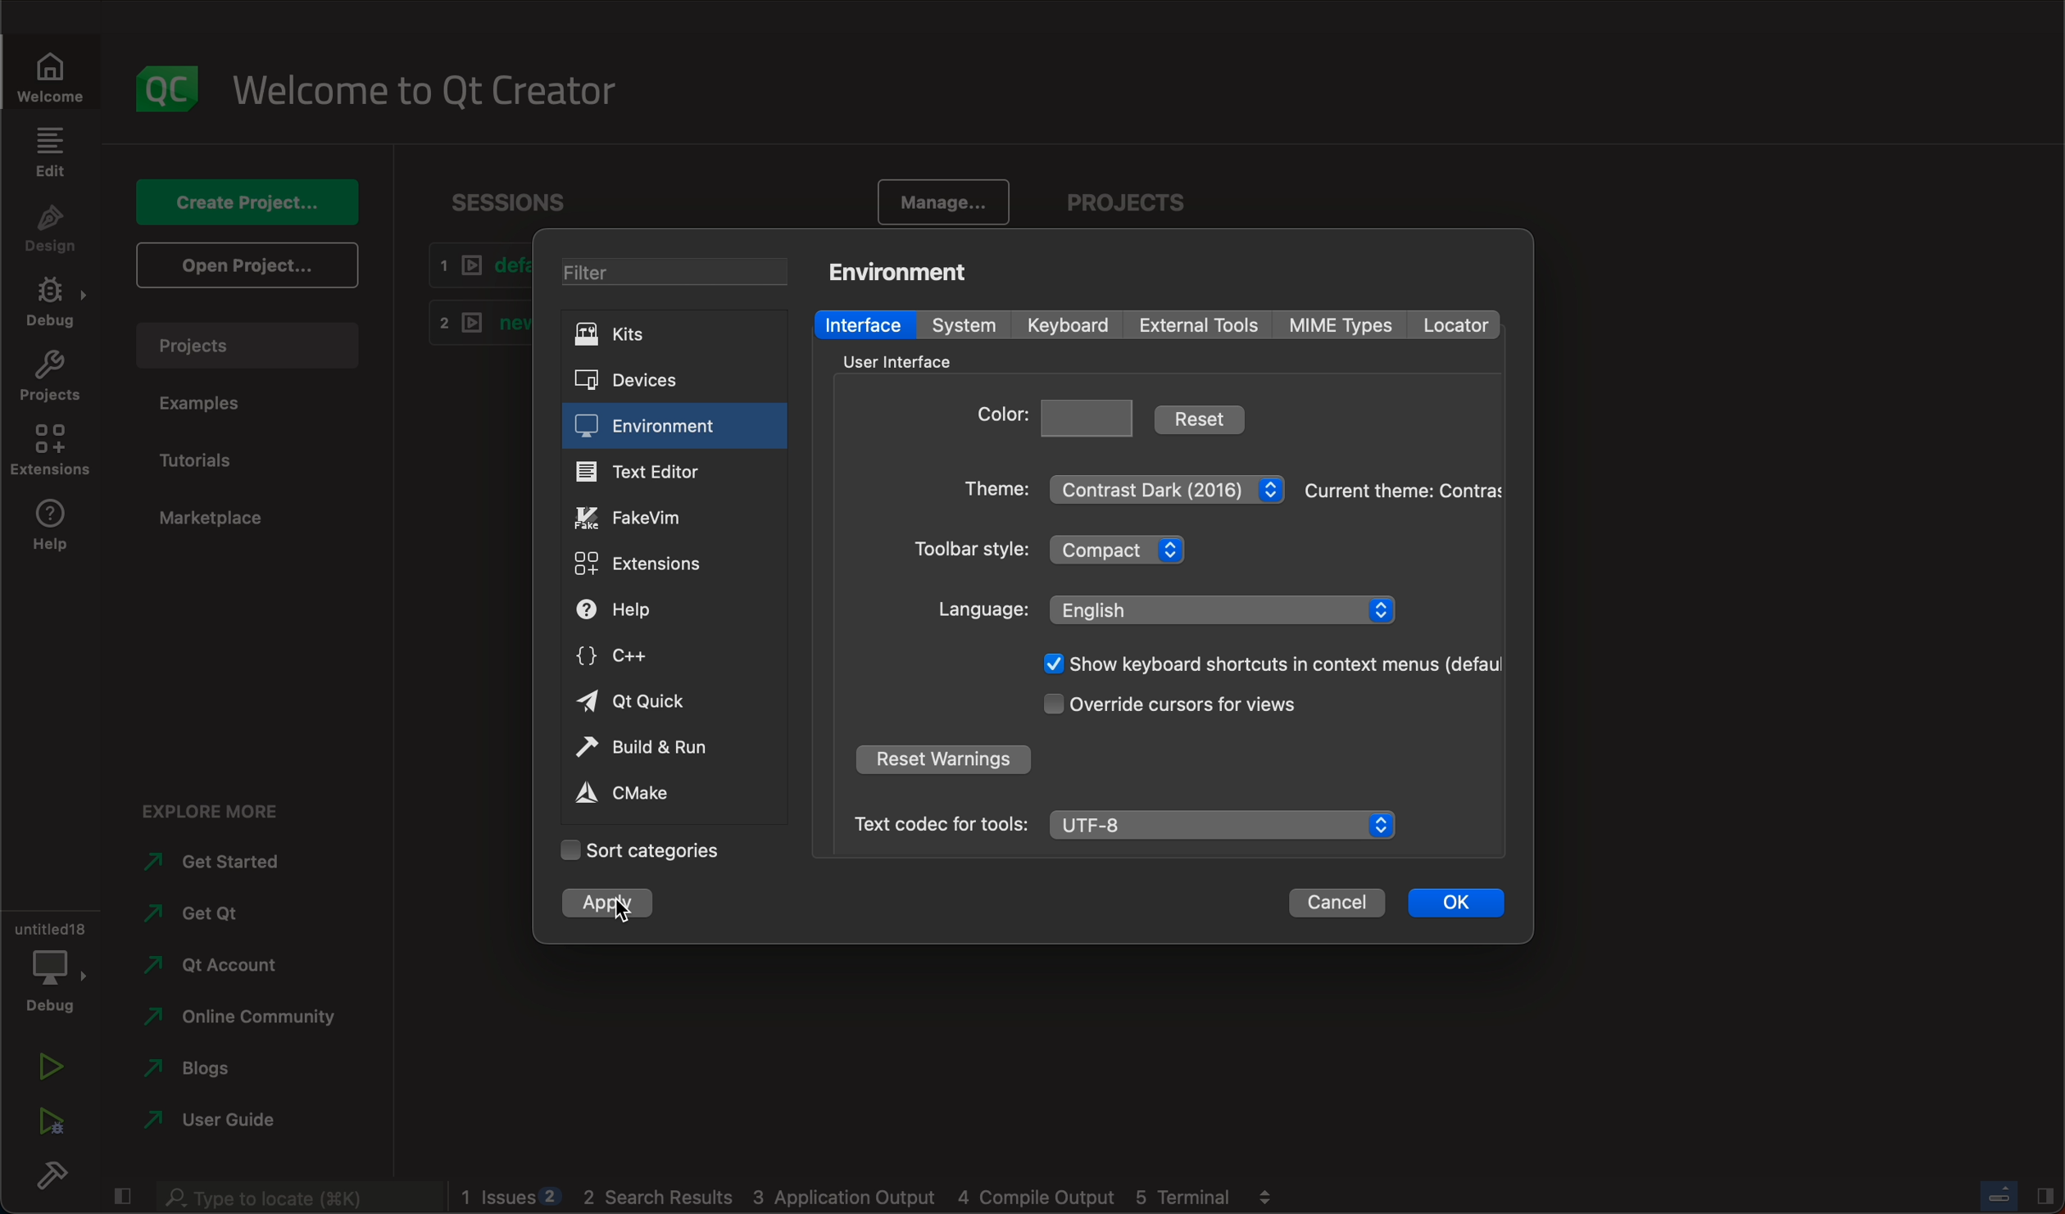 Image resolution: width=2065 pixels, height=1214 pixels. I want to click on debug, so click(48, 960).